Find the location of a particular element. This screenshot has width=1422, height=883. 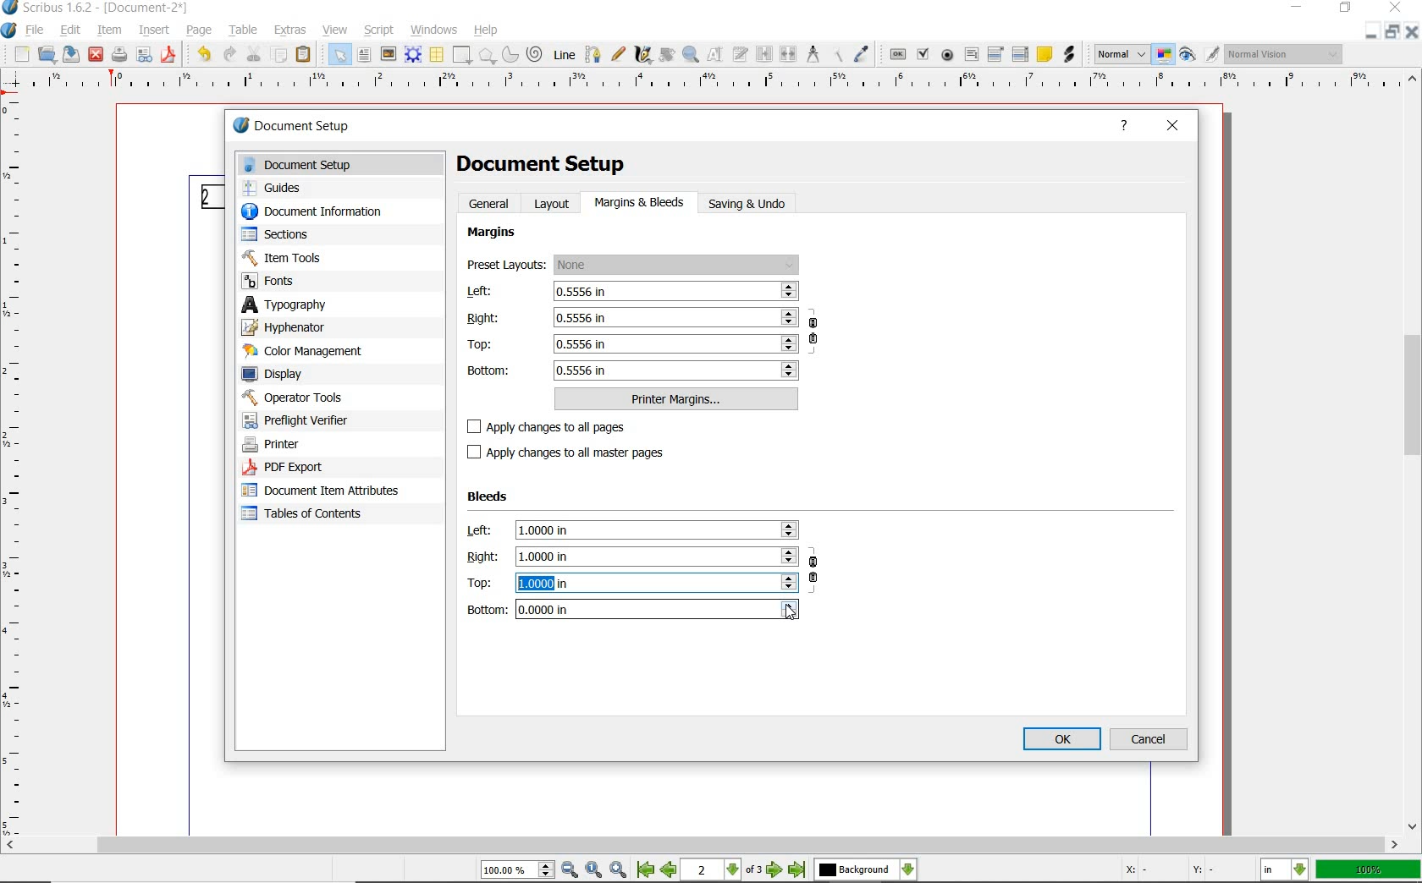

pdf text field is located at coordinates (971, 54).